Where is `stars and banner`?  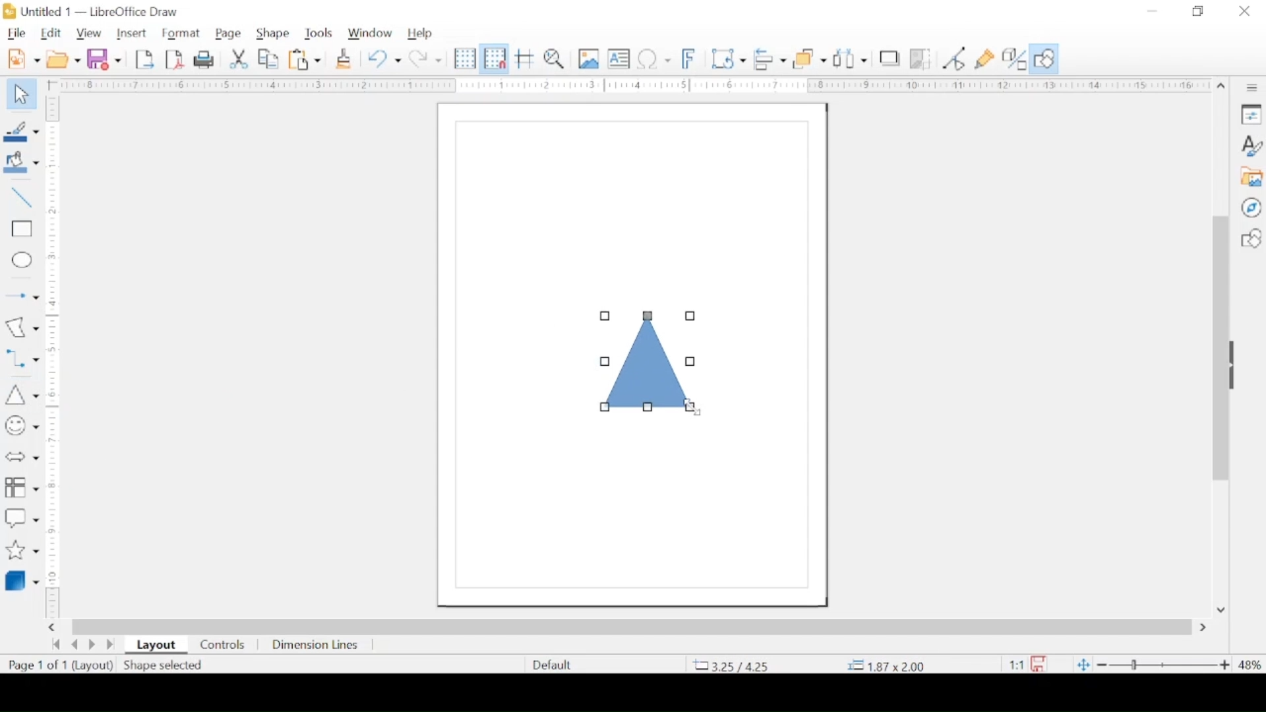 stars and banner is located at coordinates (21, 550).